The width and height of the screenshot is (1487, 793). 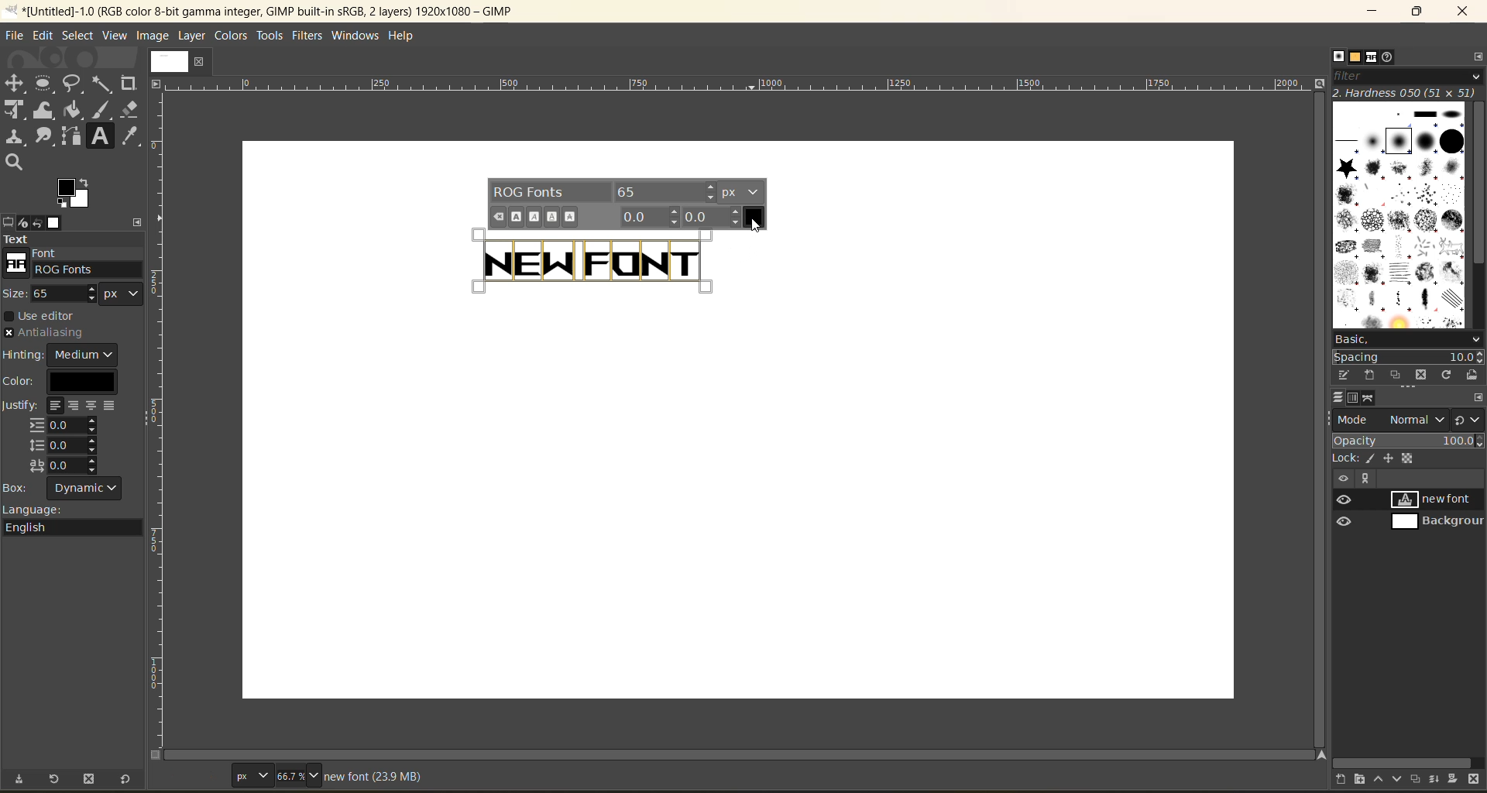 What do you see at coordinates (112, 35) in the screenshot?
I see `view` at bounding box center [112, 35].